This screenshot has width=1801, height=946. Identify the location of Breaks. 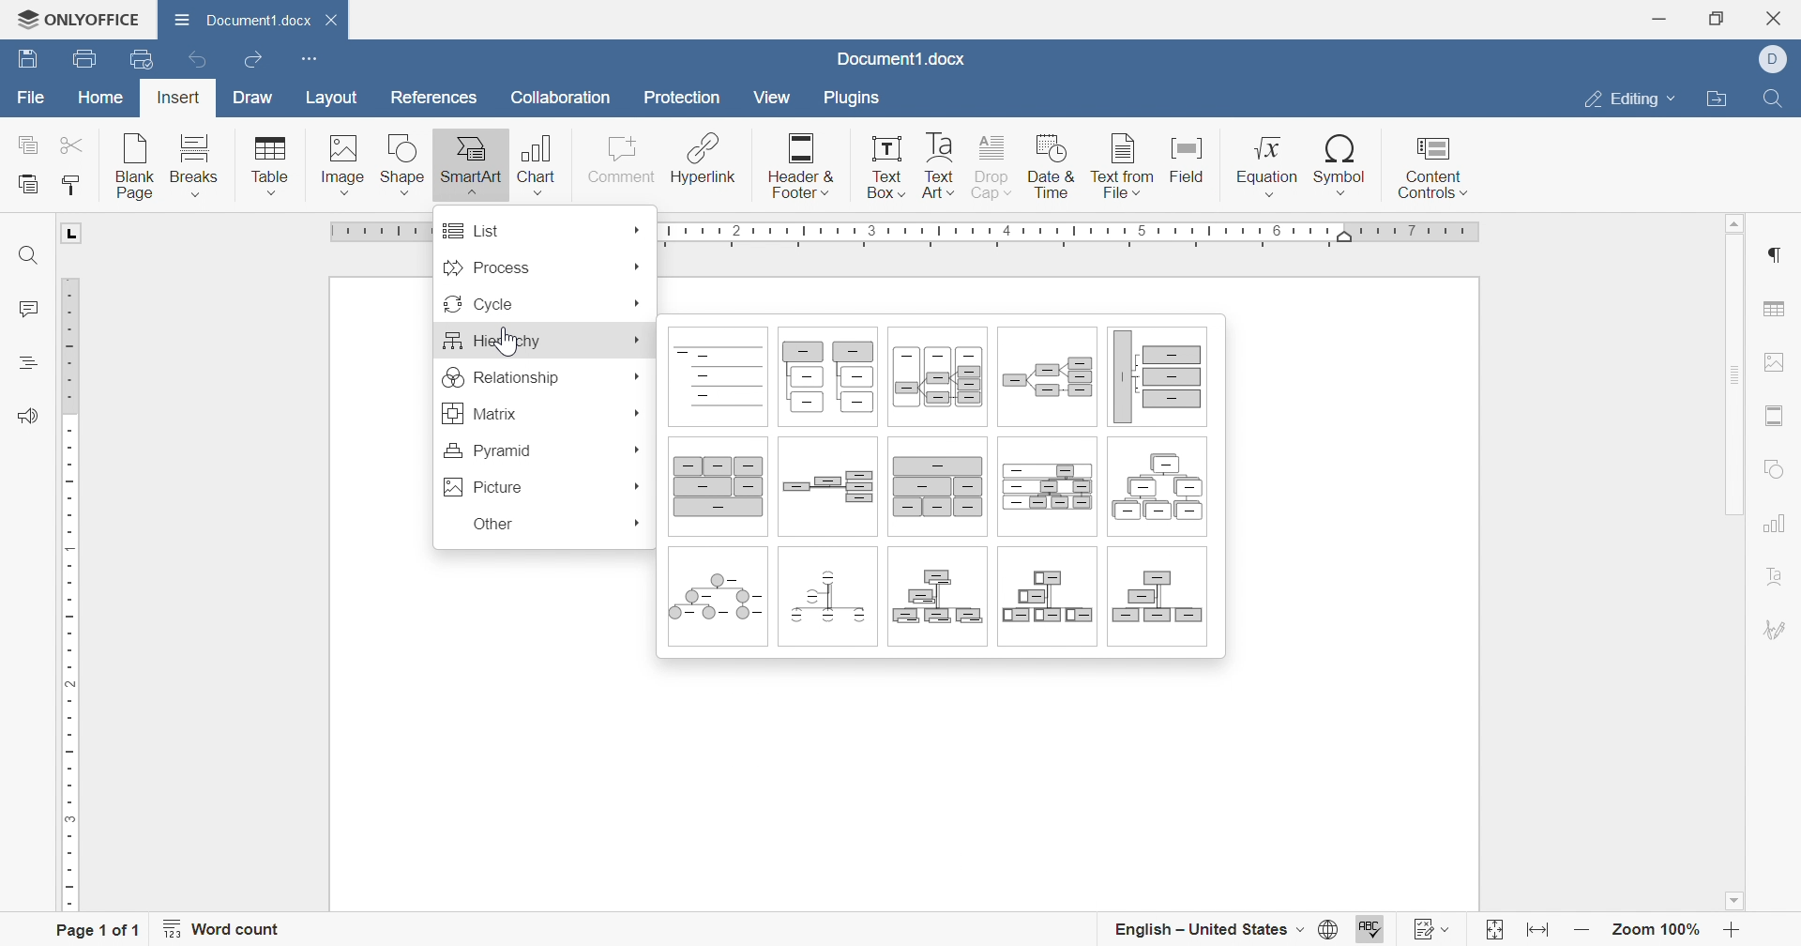
(198, 163).